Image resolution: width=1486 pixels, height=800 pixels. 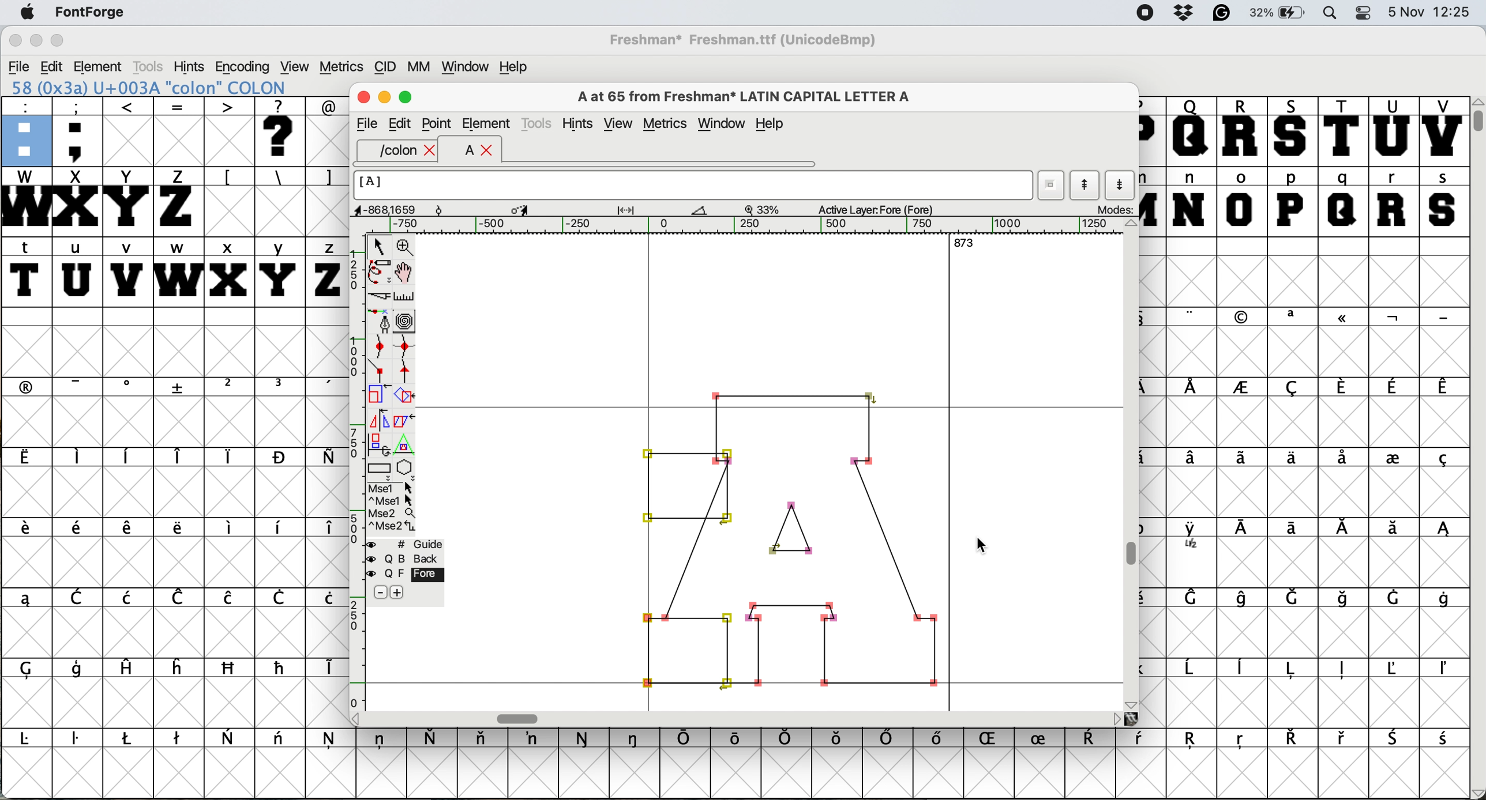 I want to click on Mse2, so click(x=392, y=511).